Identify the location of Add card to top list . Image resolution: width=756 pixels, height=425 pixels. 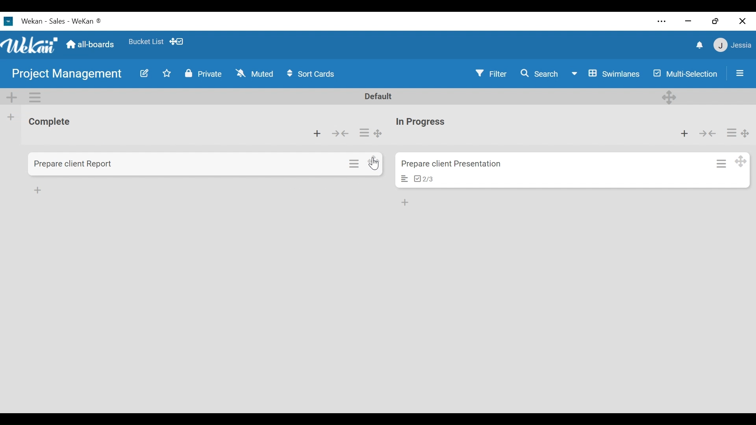
(684, 134).